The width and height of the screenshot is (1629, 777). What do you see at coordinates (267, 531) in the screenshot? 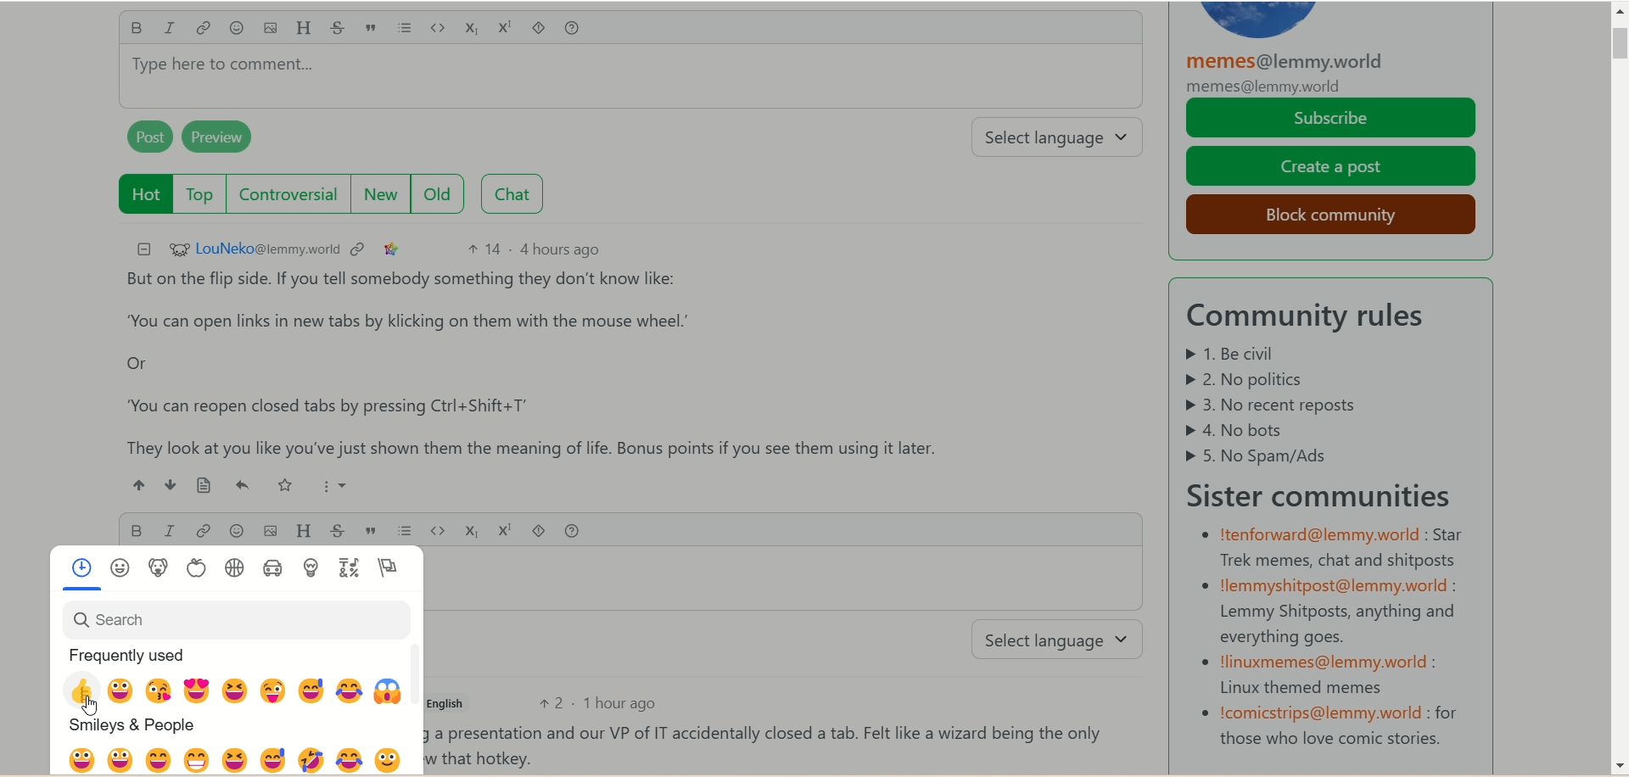
I see `image` at bounding box center [267, 531].